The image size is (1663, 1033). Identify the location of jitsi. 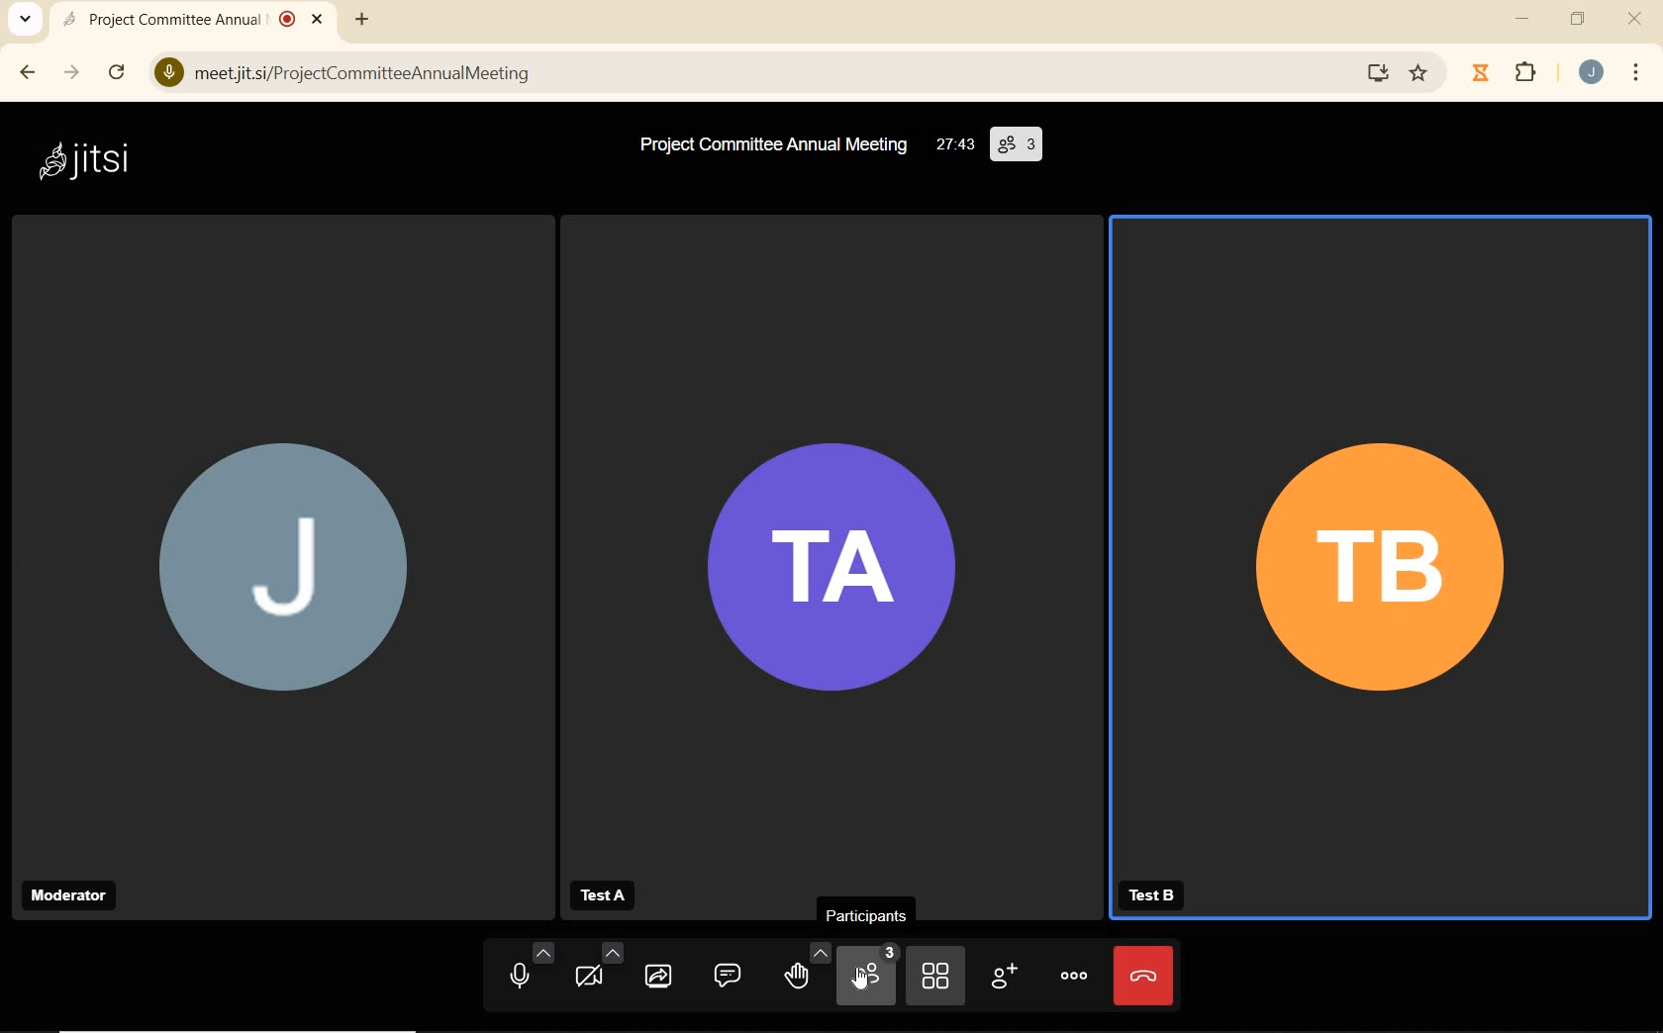
(88, 159).